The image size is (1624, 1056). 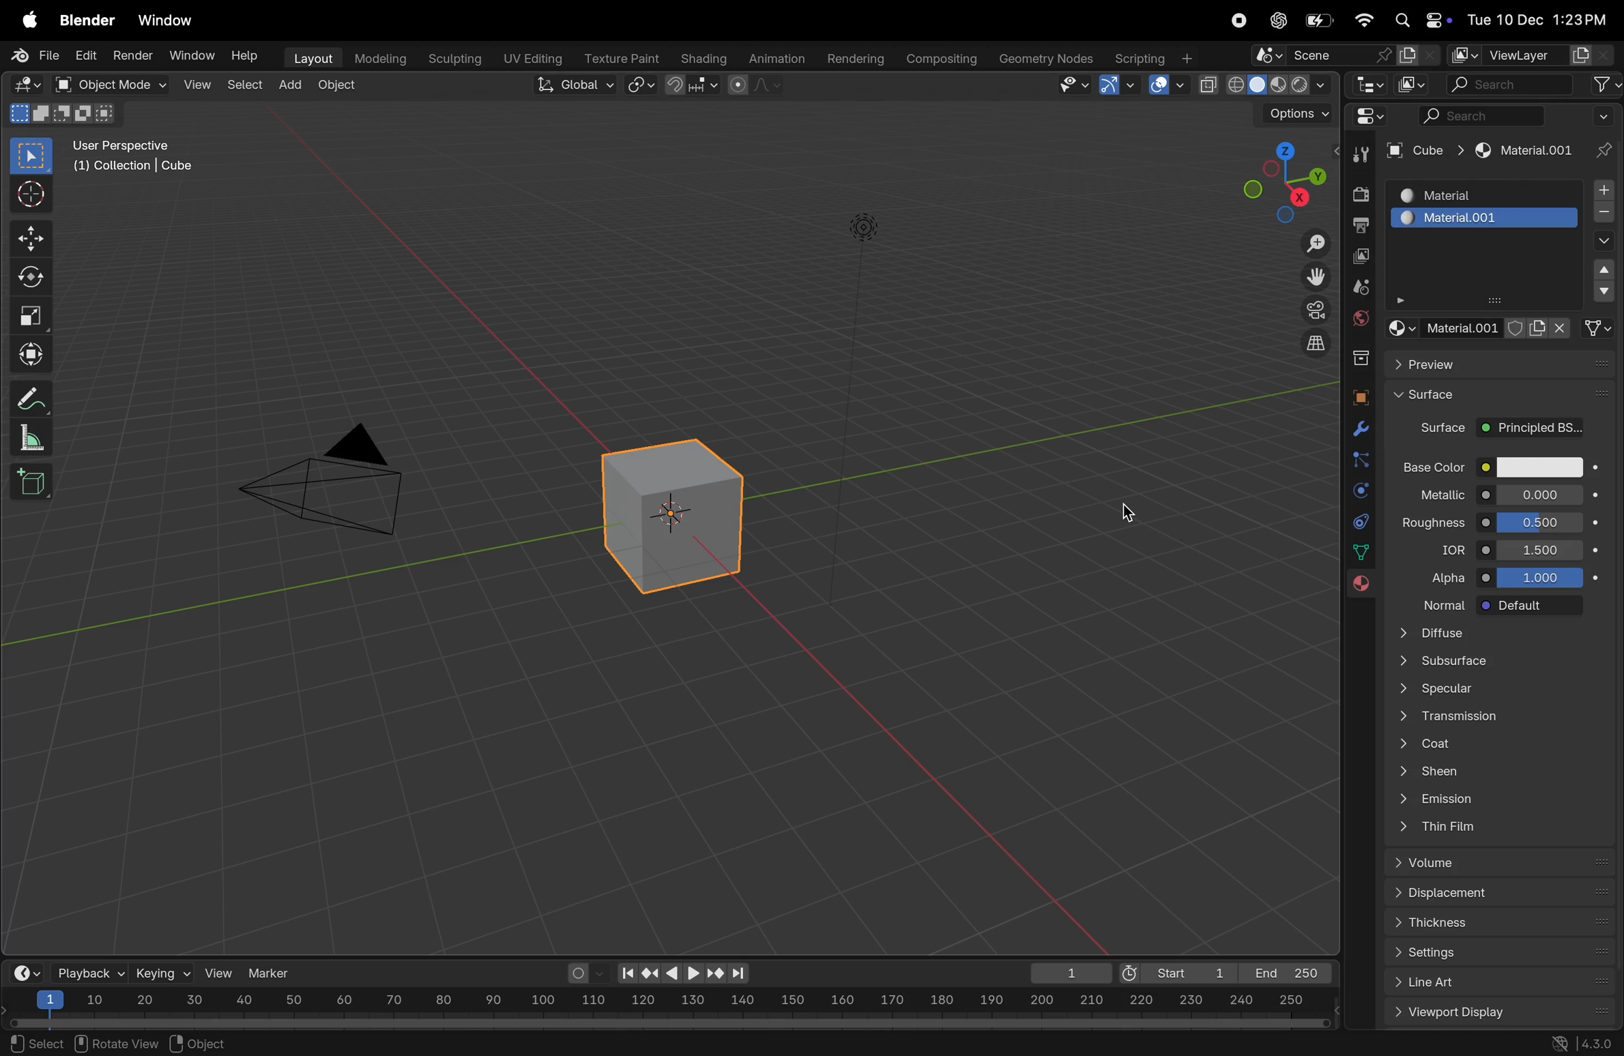 I want to click on select, so click(x=33, y=156).